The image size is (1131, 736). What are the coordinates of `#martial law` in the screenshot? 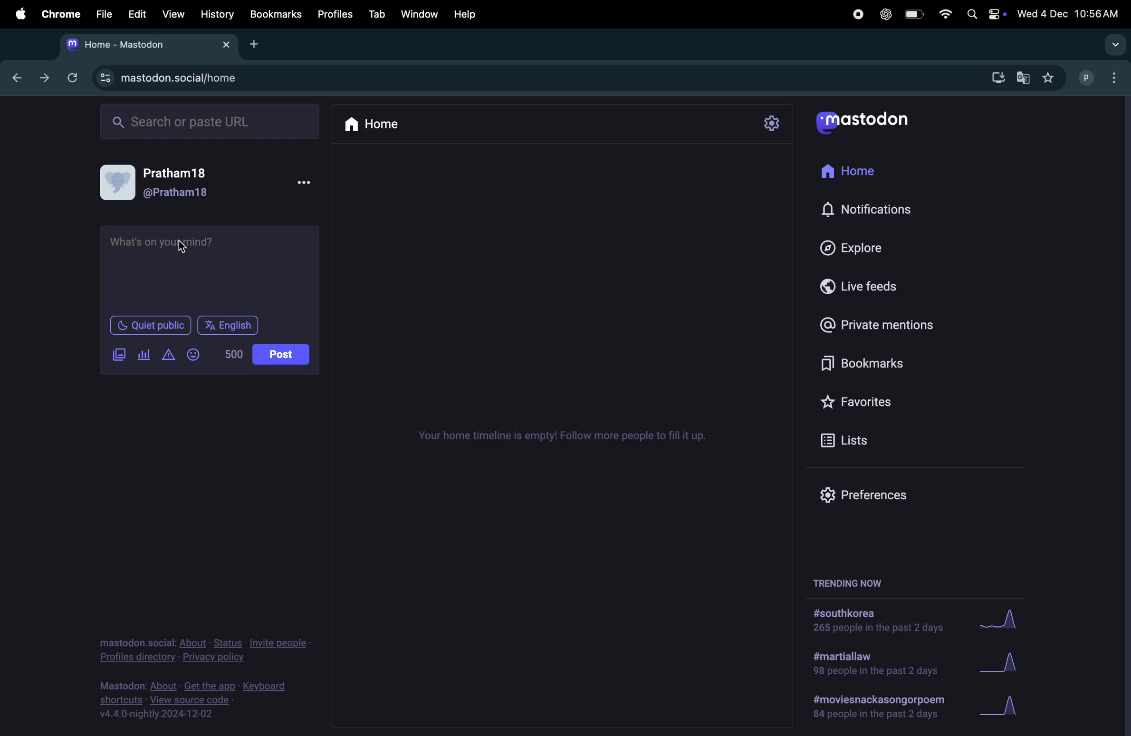 It's located at (875, 663).